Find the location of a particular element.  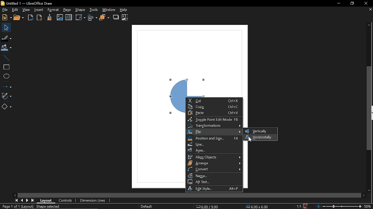

Dimension lines is located at coordinates (93, 200).